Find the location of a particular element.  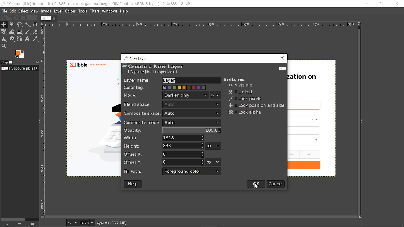

Current image is located at coordinates (20, 68).